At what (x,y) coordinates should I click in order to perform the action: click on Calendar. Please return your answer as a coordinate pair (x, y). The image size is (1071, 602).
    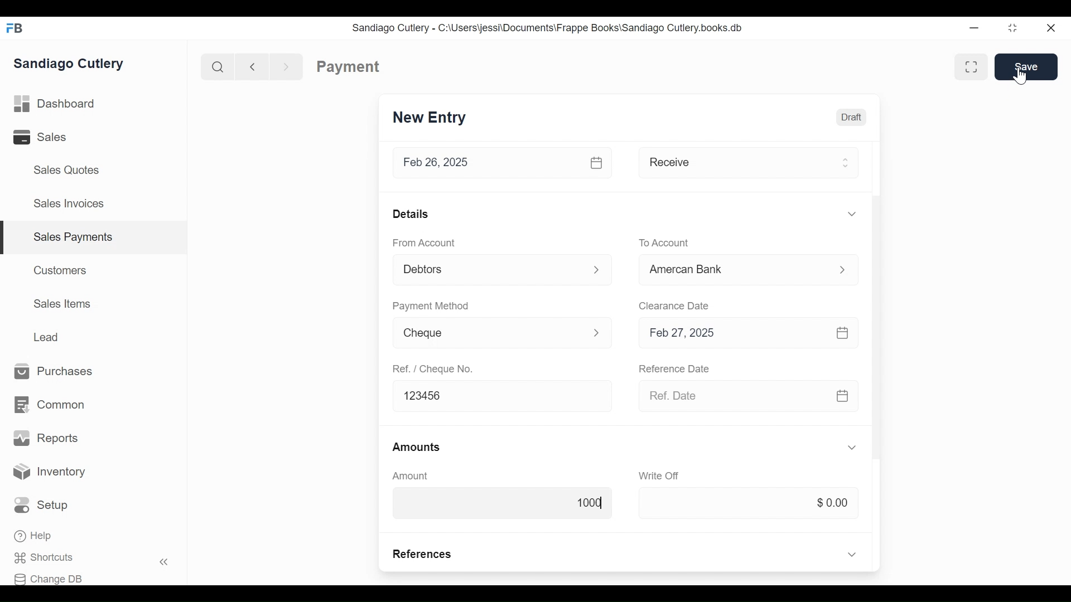
    Looking at the image, I should click on (843, 332).